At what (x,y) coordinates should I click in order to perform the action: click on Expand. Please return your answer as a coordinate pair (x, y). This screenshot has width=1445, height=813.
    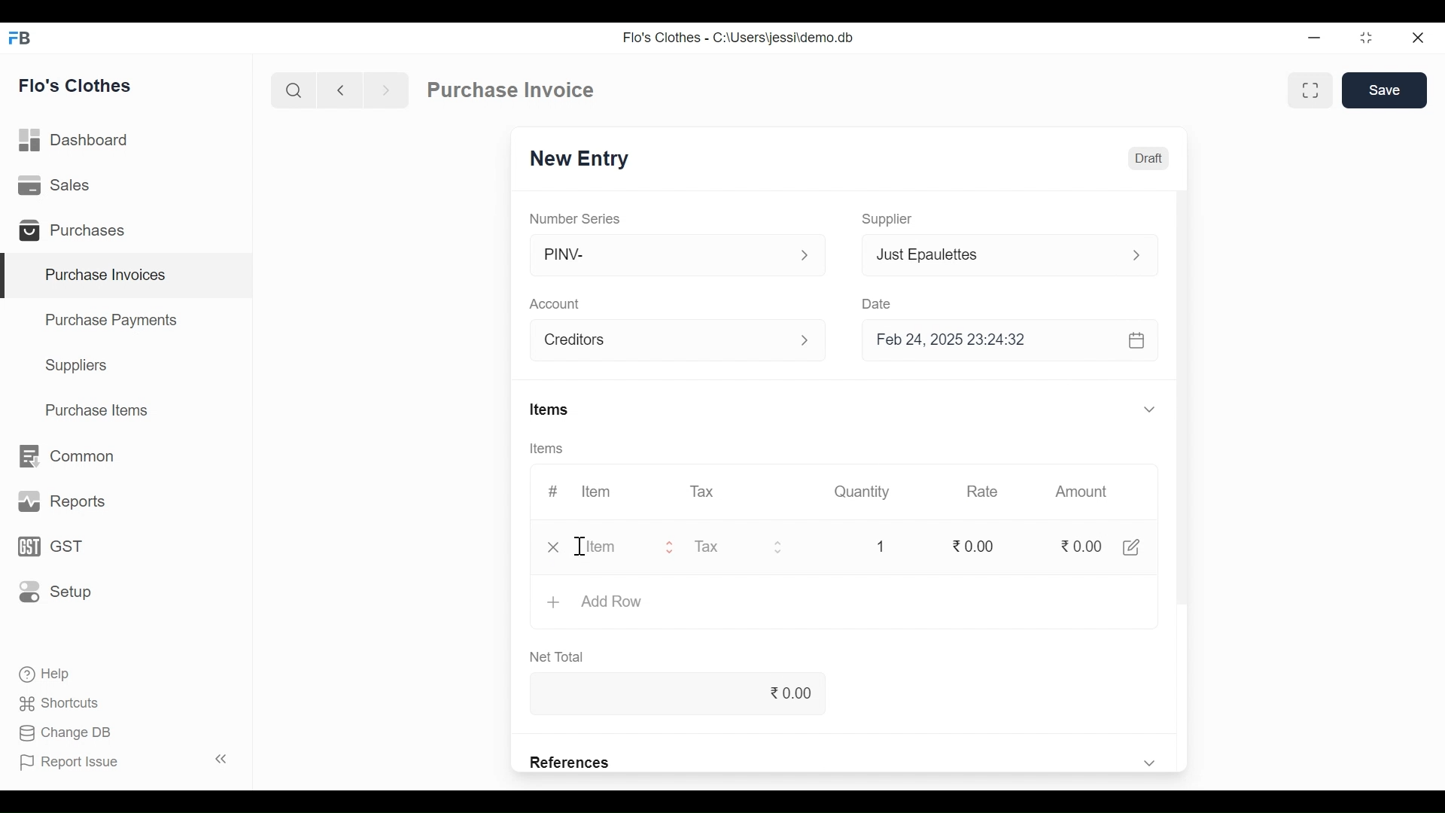
    Looking at the image, I should click on (811, 342).